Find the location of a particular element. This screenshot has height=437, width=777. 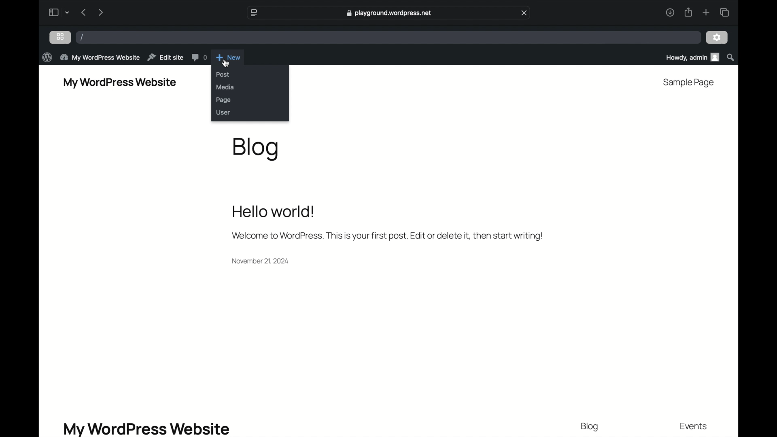

user is located at coordinates (223, 112).